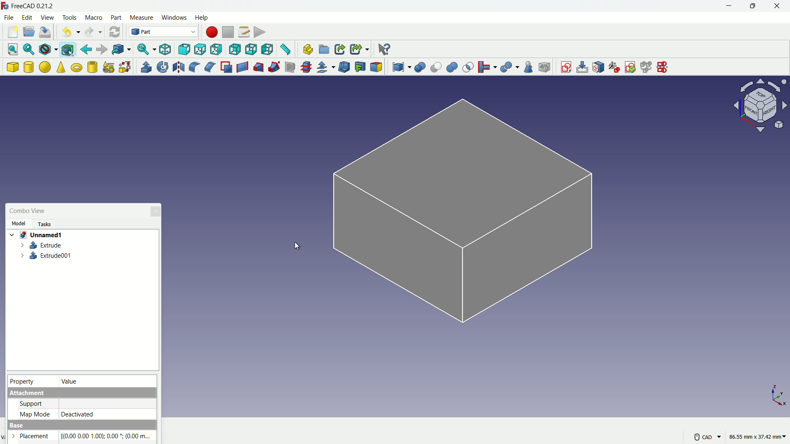  I want to click on Cursor, so click(297, 247).